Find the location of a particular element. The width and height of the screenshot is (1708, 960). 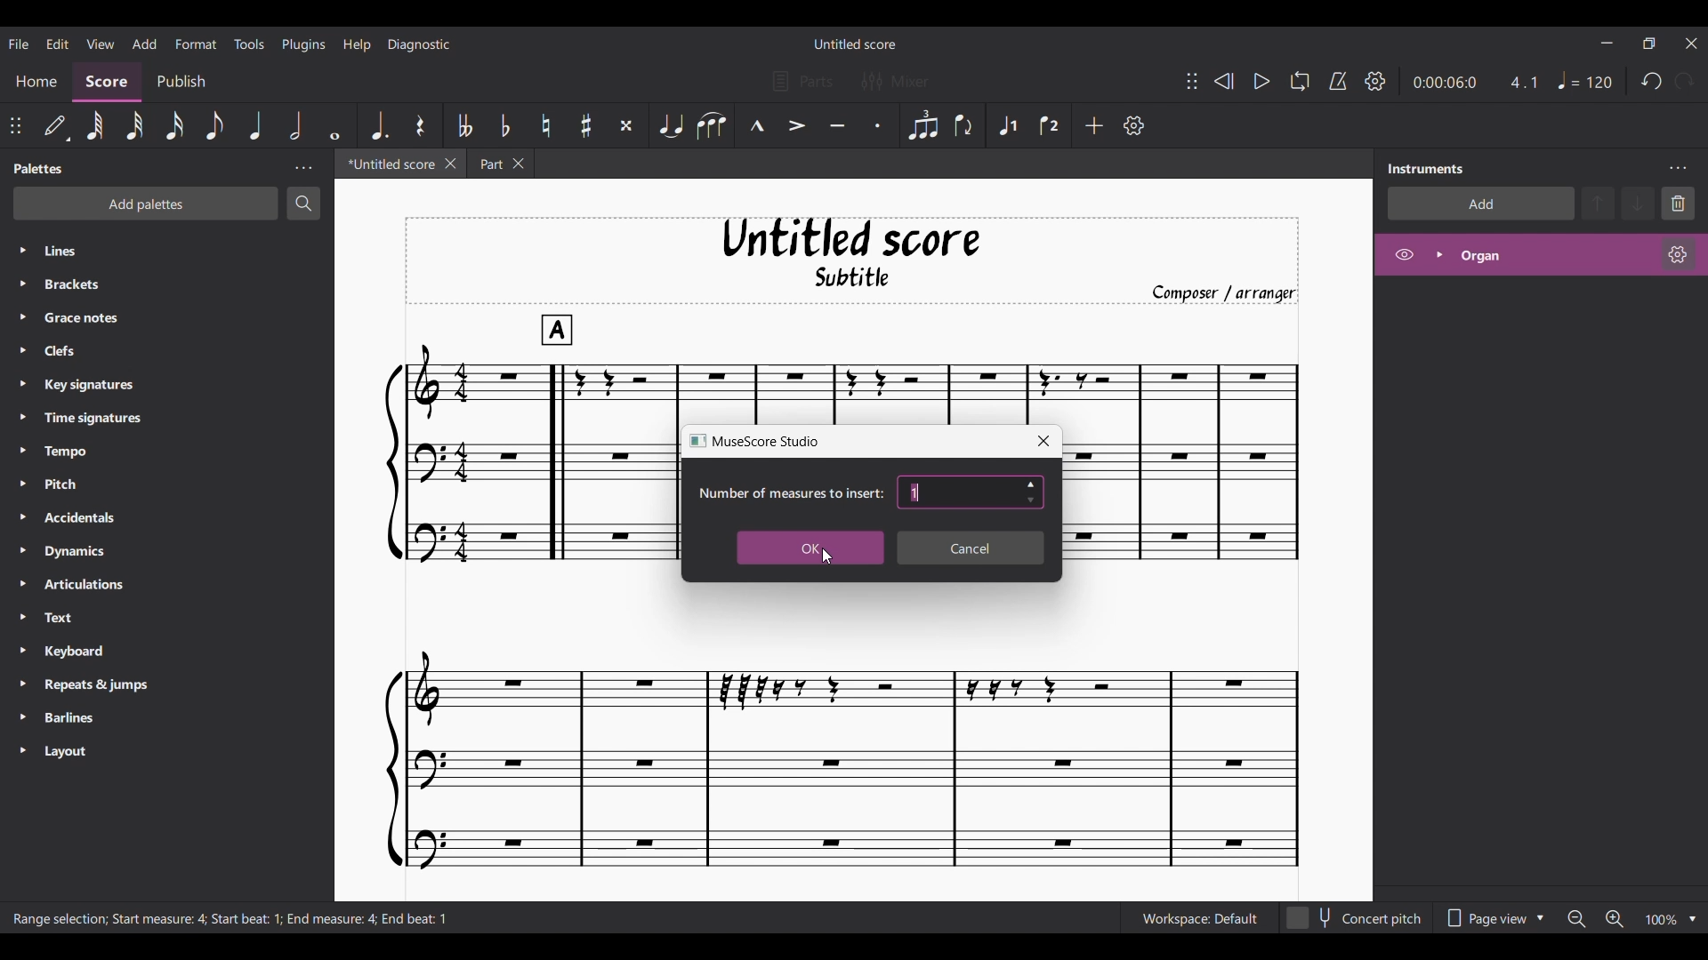

Help menu is located at coordinates (357, 44).